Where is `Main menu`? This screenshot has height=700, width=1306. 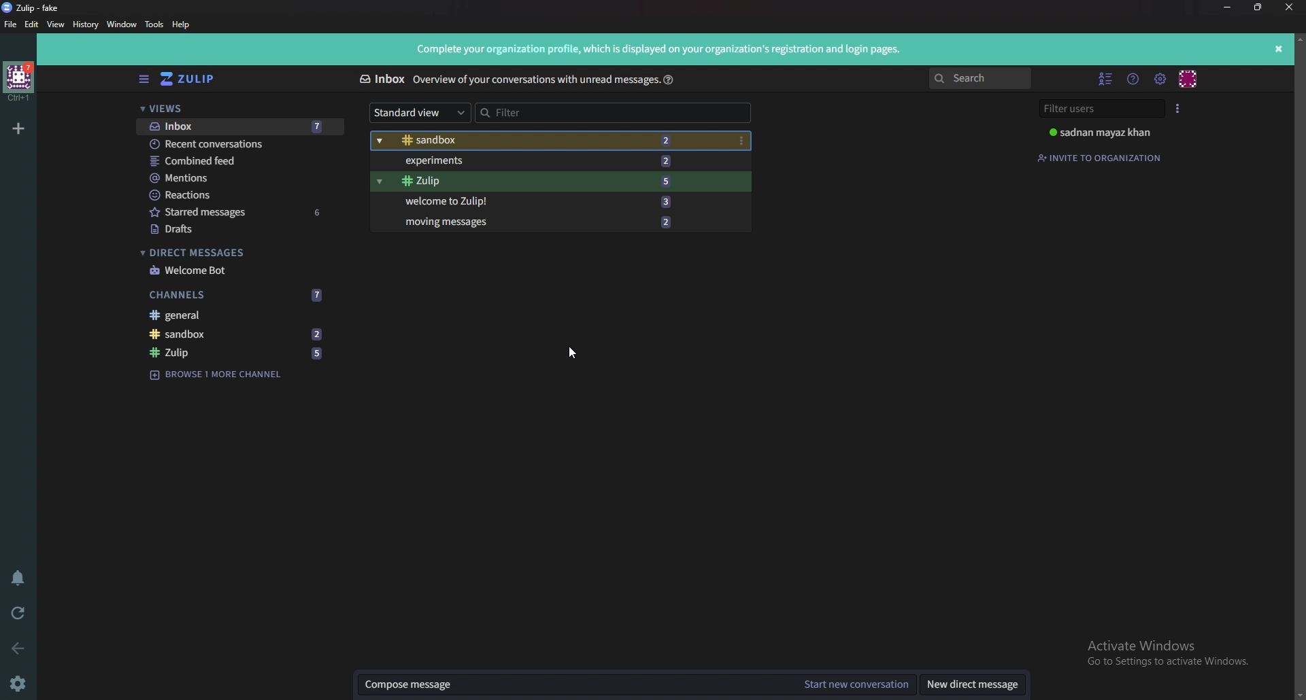 Main menu is located at coordinates (1159, 78).